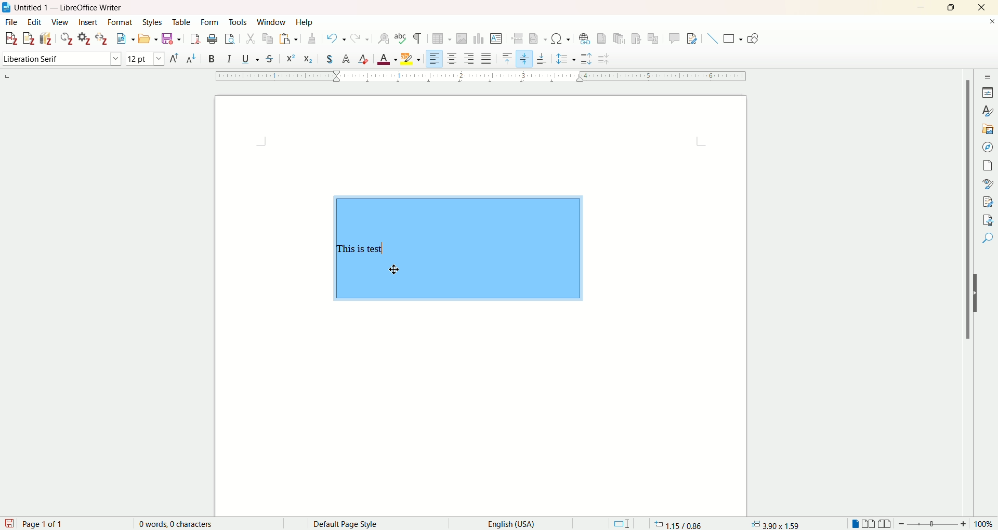  Describe the element at coordinates (108, 59) in the screenshot. I see `after` at that location.